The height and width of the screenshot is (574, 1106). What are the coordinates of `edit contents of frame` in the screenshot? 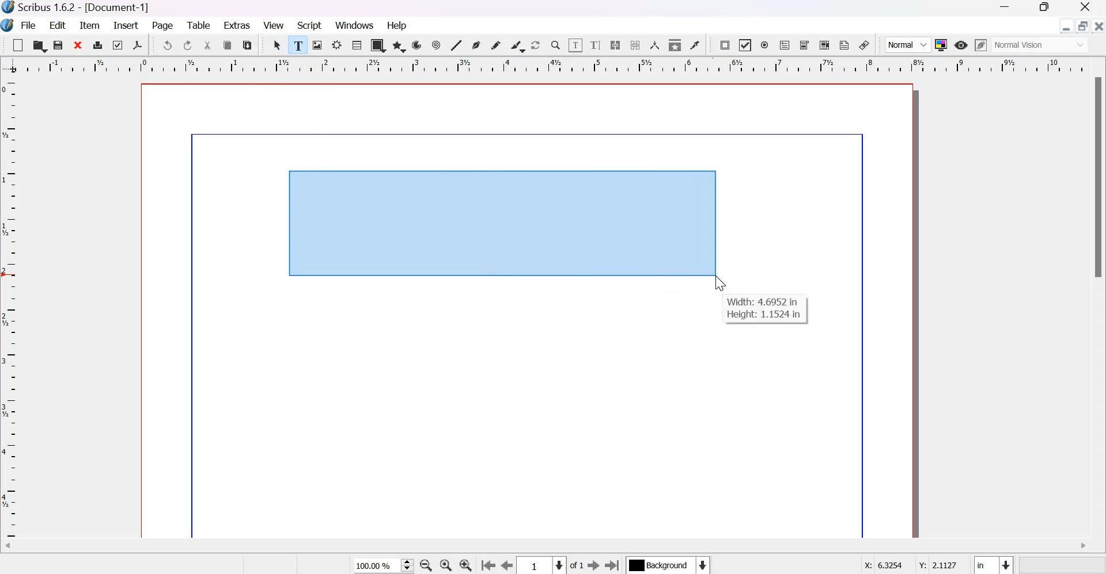 It's located at (575, 44).